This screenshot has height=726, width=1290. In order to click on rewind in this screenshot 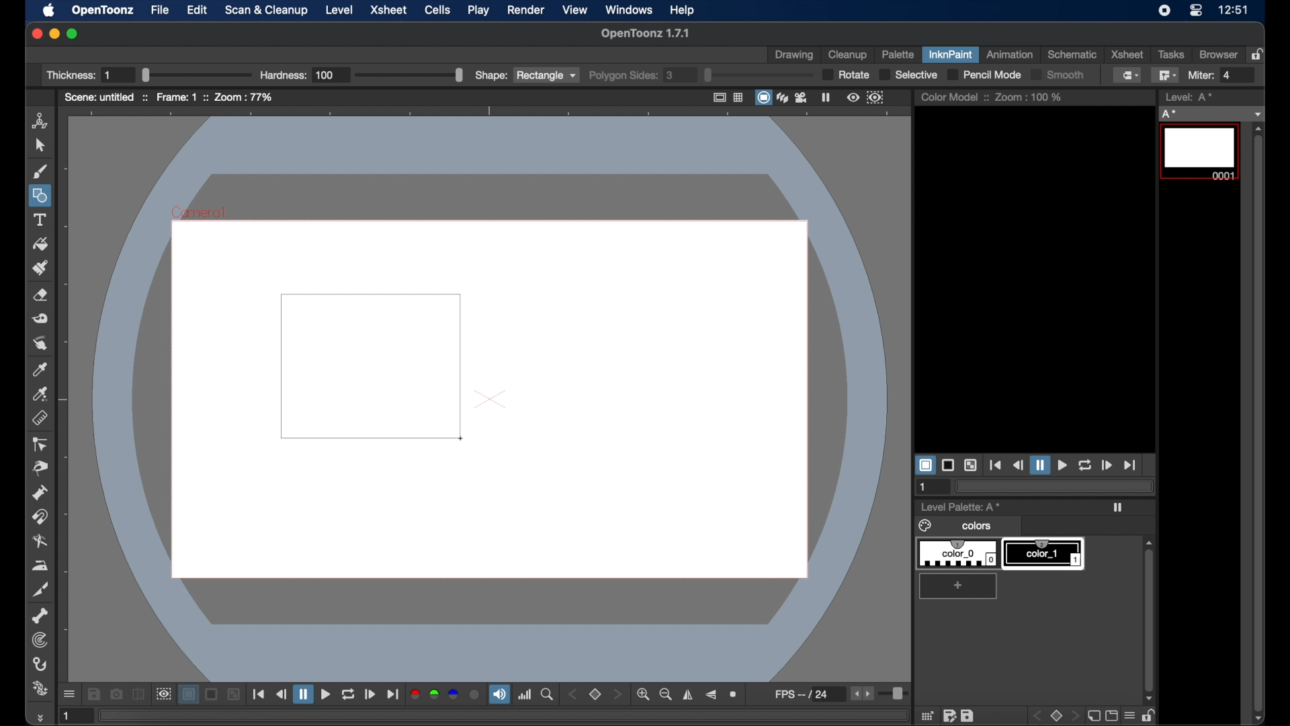, I will do `click(281, 694)`.